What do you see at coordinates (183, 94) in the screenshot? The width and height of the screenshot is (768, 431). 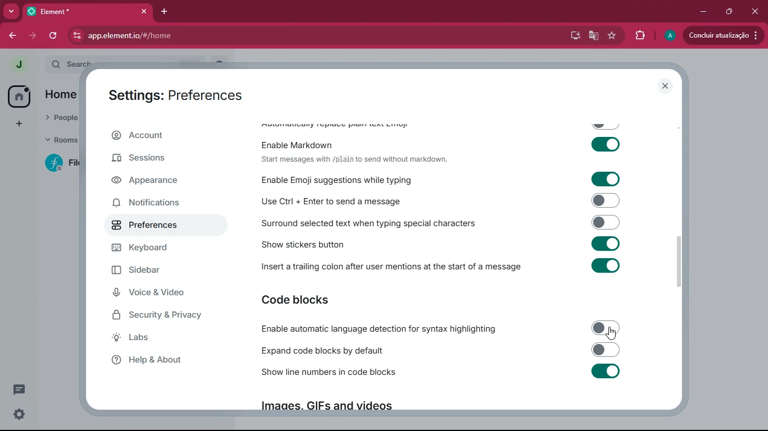 I see `settings : preferences` at bounding box center [183, 94].